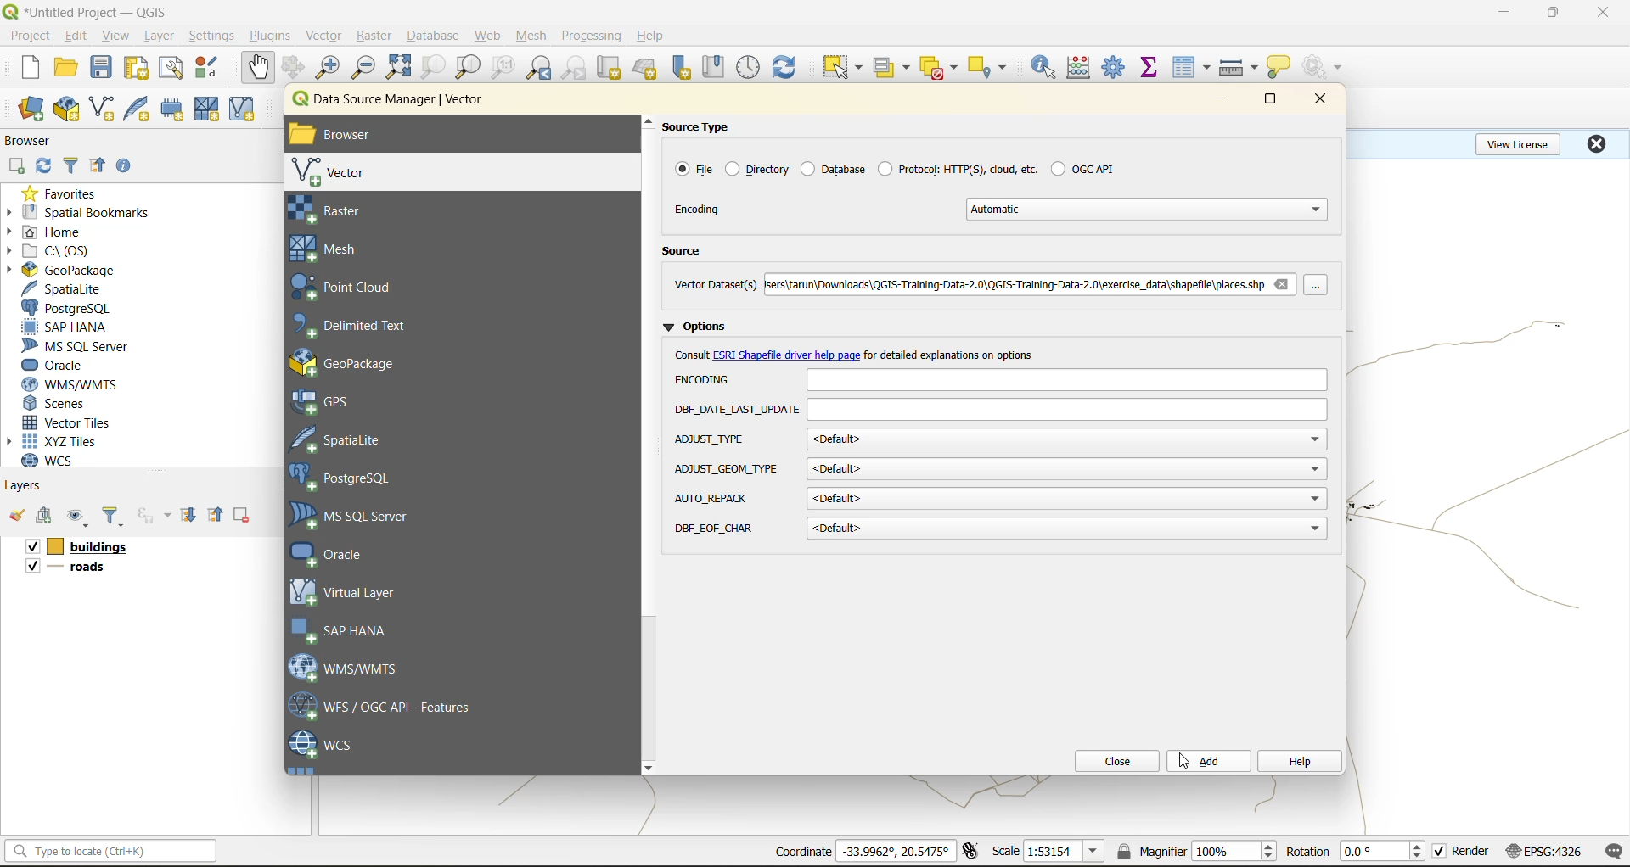 Image resolution: width=1630 pixels, height=867 pixels. What do you see at coordinates (1067, 439) in the screenshot?
I see `adjust type` at bounding box center [1067, 439].